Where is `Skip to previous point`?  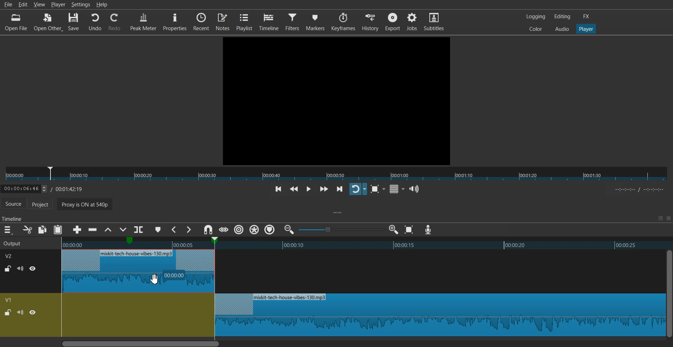 Skip to previous point is located at coordinates (278, 190).